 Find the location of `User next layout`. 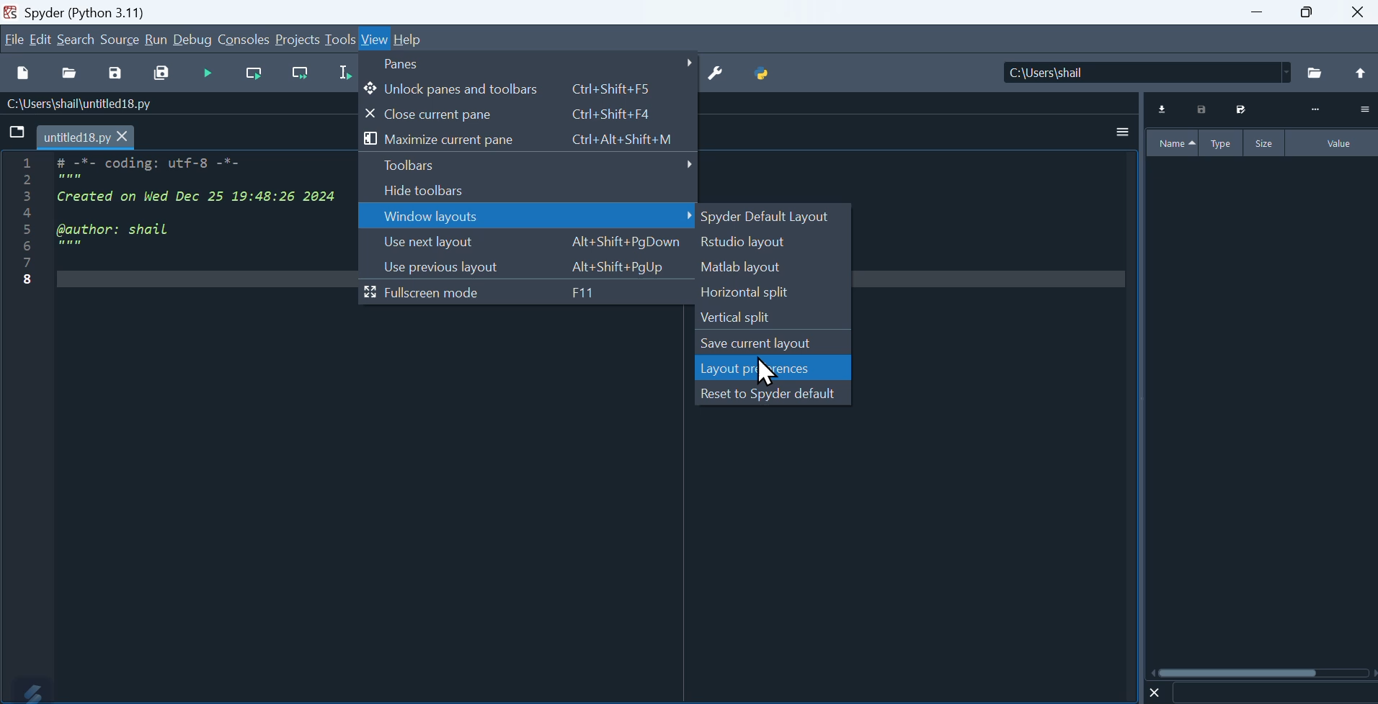

User next layout is located at coordinates (528, 243).